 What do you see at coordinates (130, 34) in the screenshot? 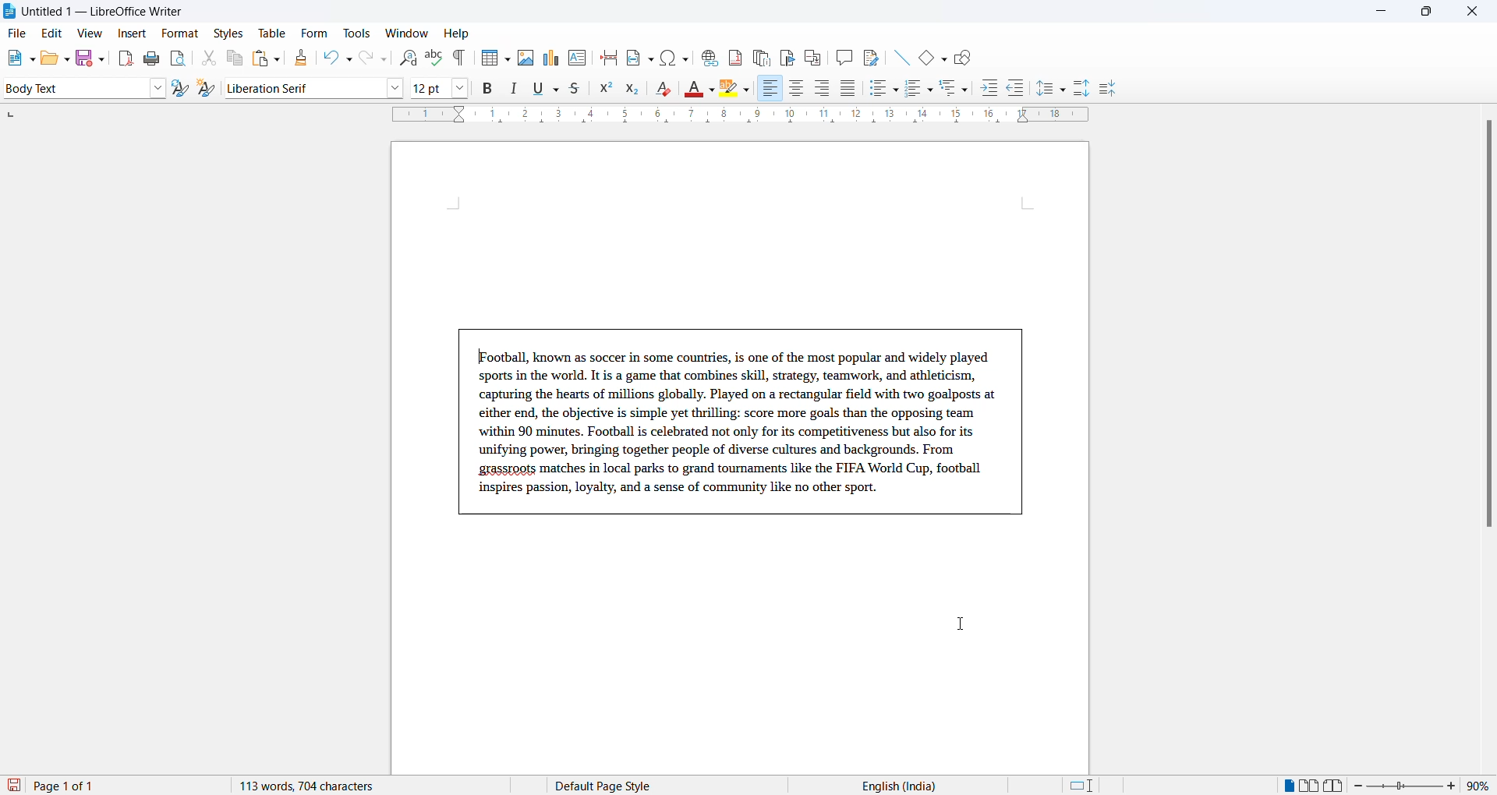
I see `insert` at bounding box center [130, 34].